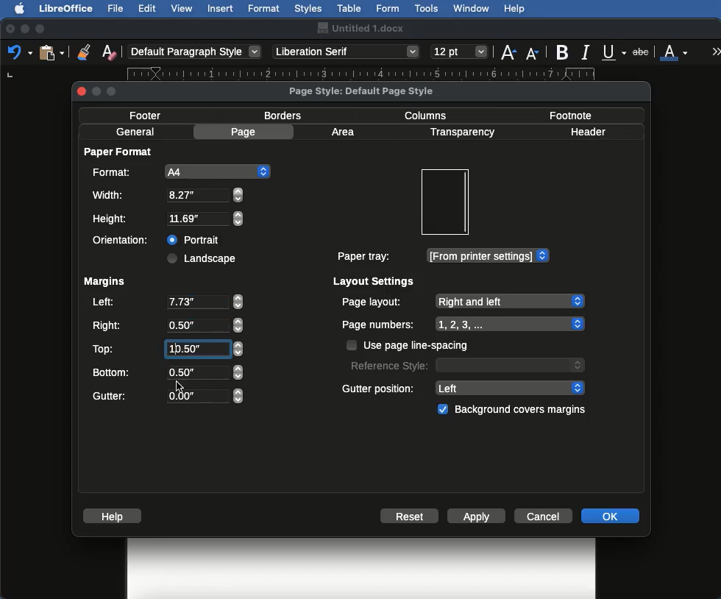 This screenshot has width=721, height=599. What do you see at coordinates (12, 78) in the screenshot?
I see `left tab` at bounding box center [12, 78].